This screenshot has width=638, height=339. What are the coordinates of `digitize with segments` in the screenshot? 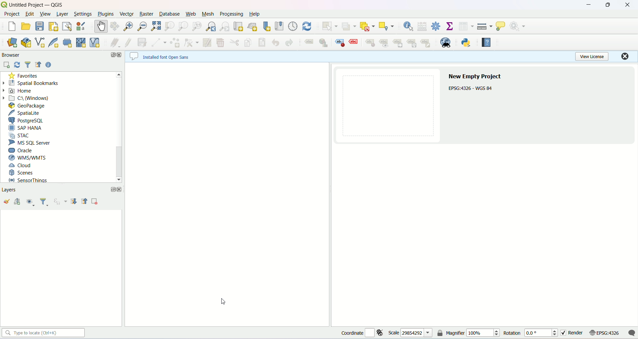 It's located at (157, 42).